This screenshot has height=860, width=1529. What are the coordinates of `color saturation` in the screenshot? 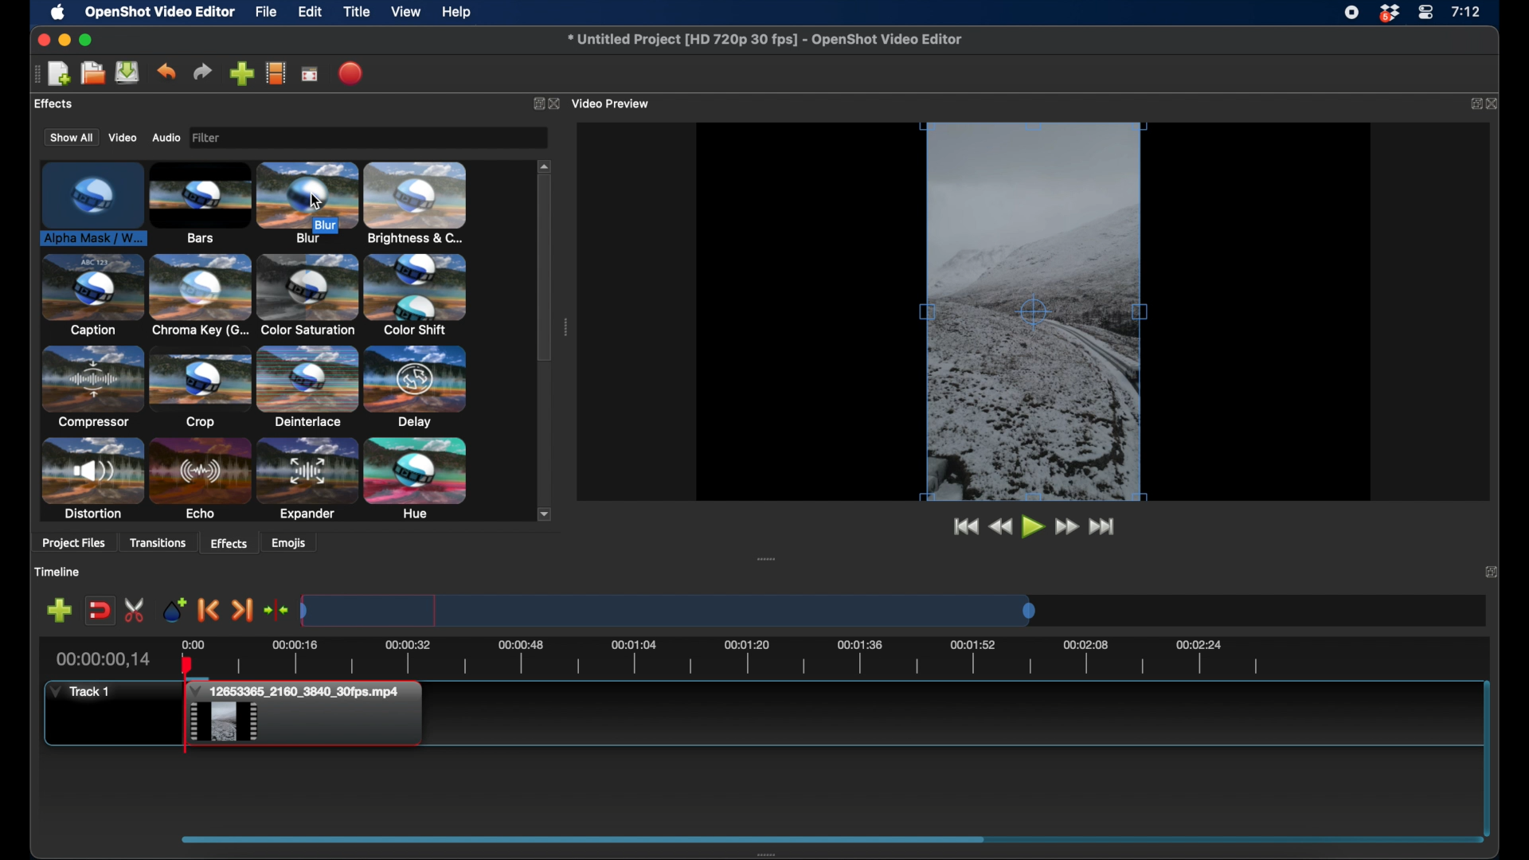 It's located at (307, 295).